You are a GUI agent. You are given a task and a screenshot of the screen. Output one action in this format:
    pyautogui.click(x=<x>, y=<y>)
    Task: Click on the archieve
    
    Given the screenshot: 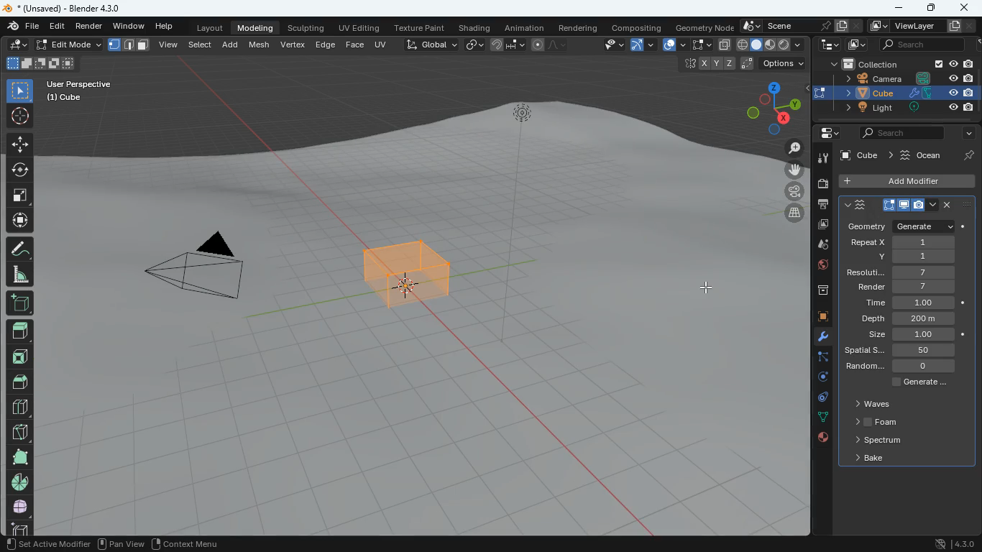 What is the action you would take?
    pyautogui.click(x=817, y=292)
    